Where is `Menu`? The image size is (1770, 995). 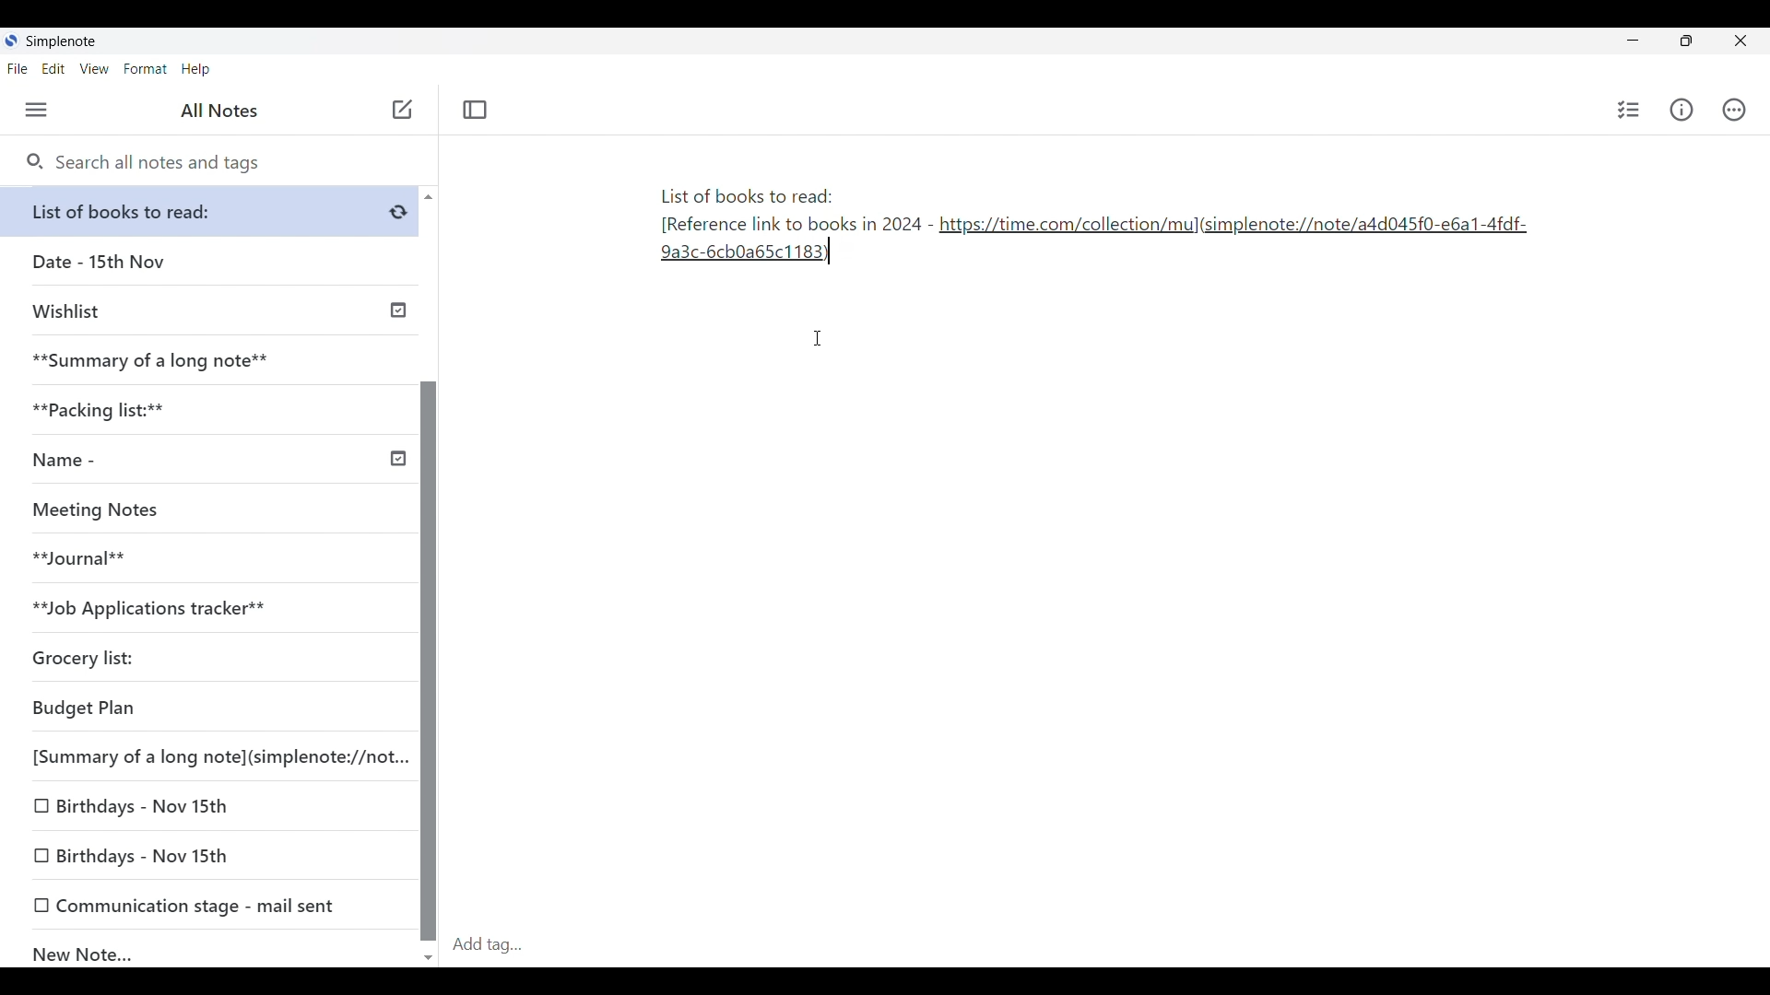
Menu is located at coordinates (37, 111).